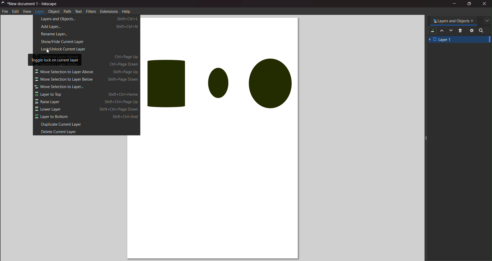 The image size is (492, 261). Describe the element at coordinates (471, 30) in the screenshot. I see `setting` at that location.